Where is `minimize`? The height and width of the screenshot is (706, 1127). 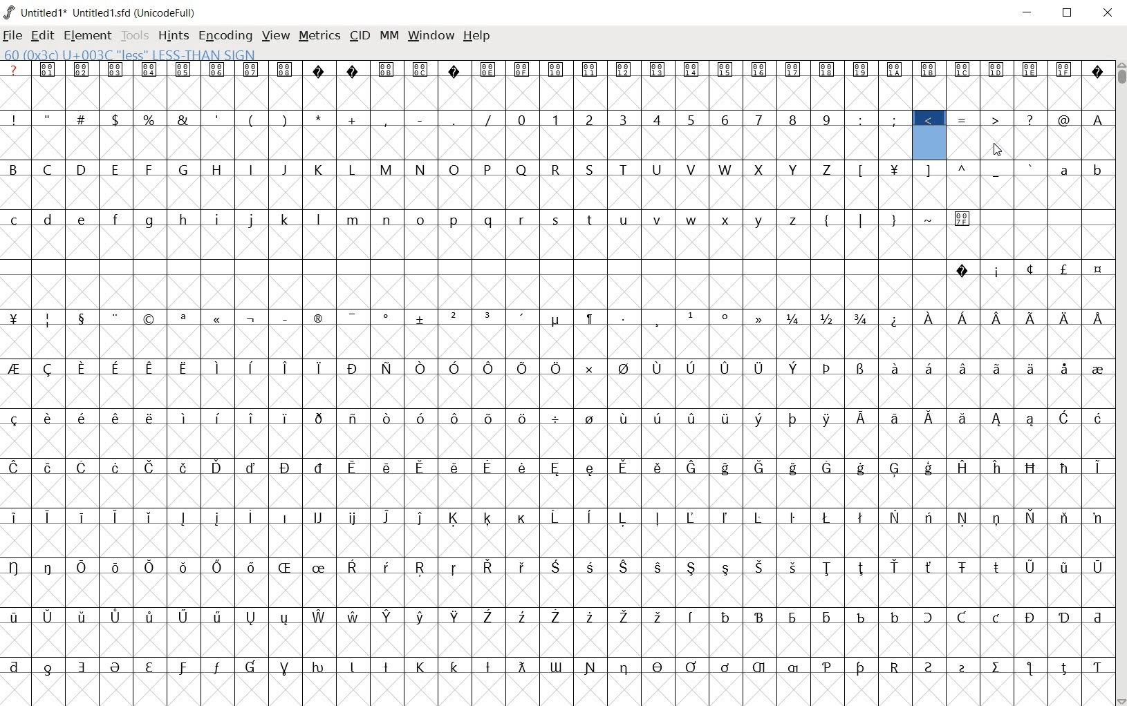 minimize is located at coordinates (1028, 13).